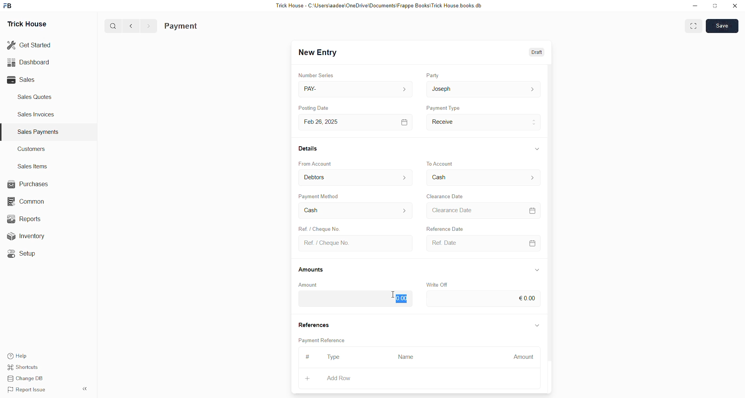  I want to click on Name, so click(408, 358).